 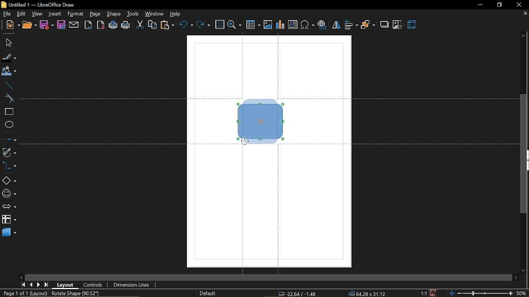 What do you see at coordinates (203, 26) in the screenshot?
I see `redo` at bounding box center [203, 26].